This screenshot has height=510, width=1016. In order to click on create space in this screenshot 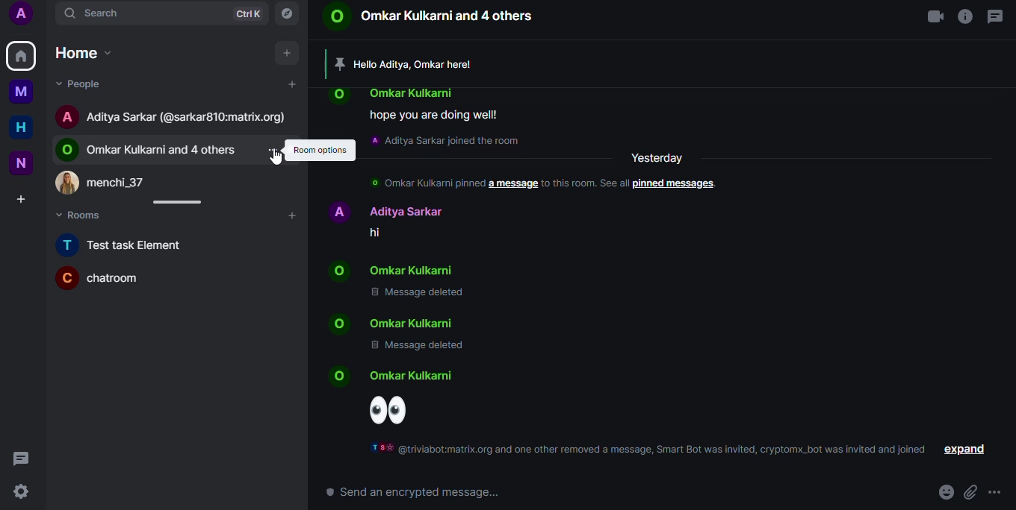, I will do `click(24, 199)`.